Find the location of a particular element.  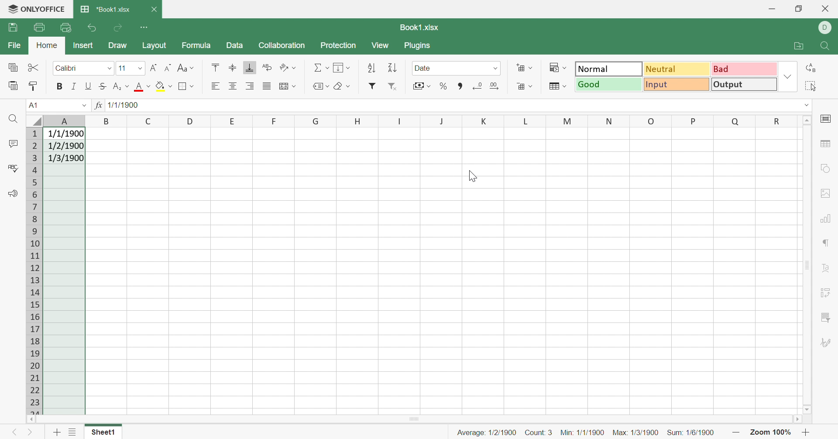

Conditional formatting is located at coordinates (556, 66).